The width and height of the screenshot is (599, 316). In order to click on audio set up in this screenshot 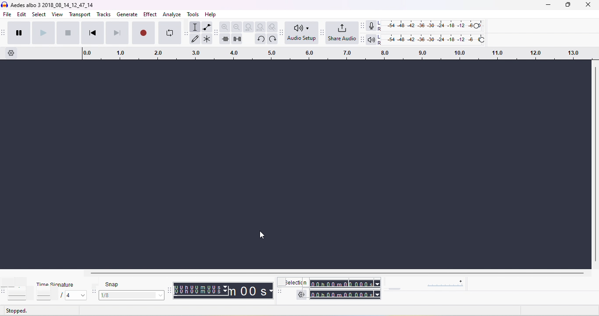, I will do `click(303, 33)`.